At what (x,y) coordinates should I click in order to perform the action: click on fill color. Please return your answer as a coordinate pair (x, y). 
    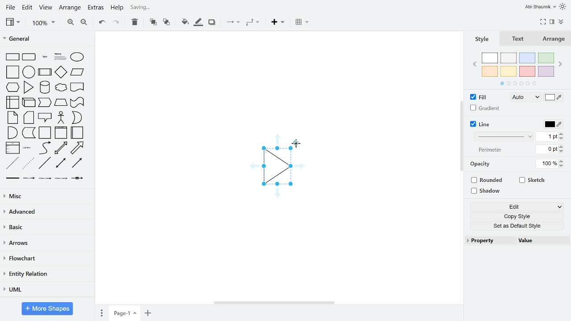
    Looking at the image, I should click on (184, 21).